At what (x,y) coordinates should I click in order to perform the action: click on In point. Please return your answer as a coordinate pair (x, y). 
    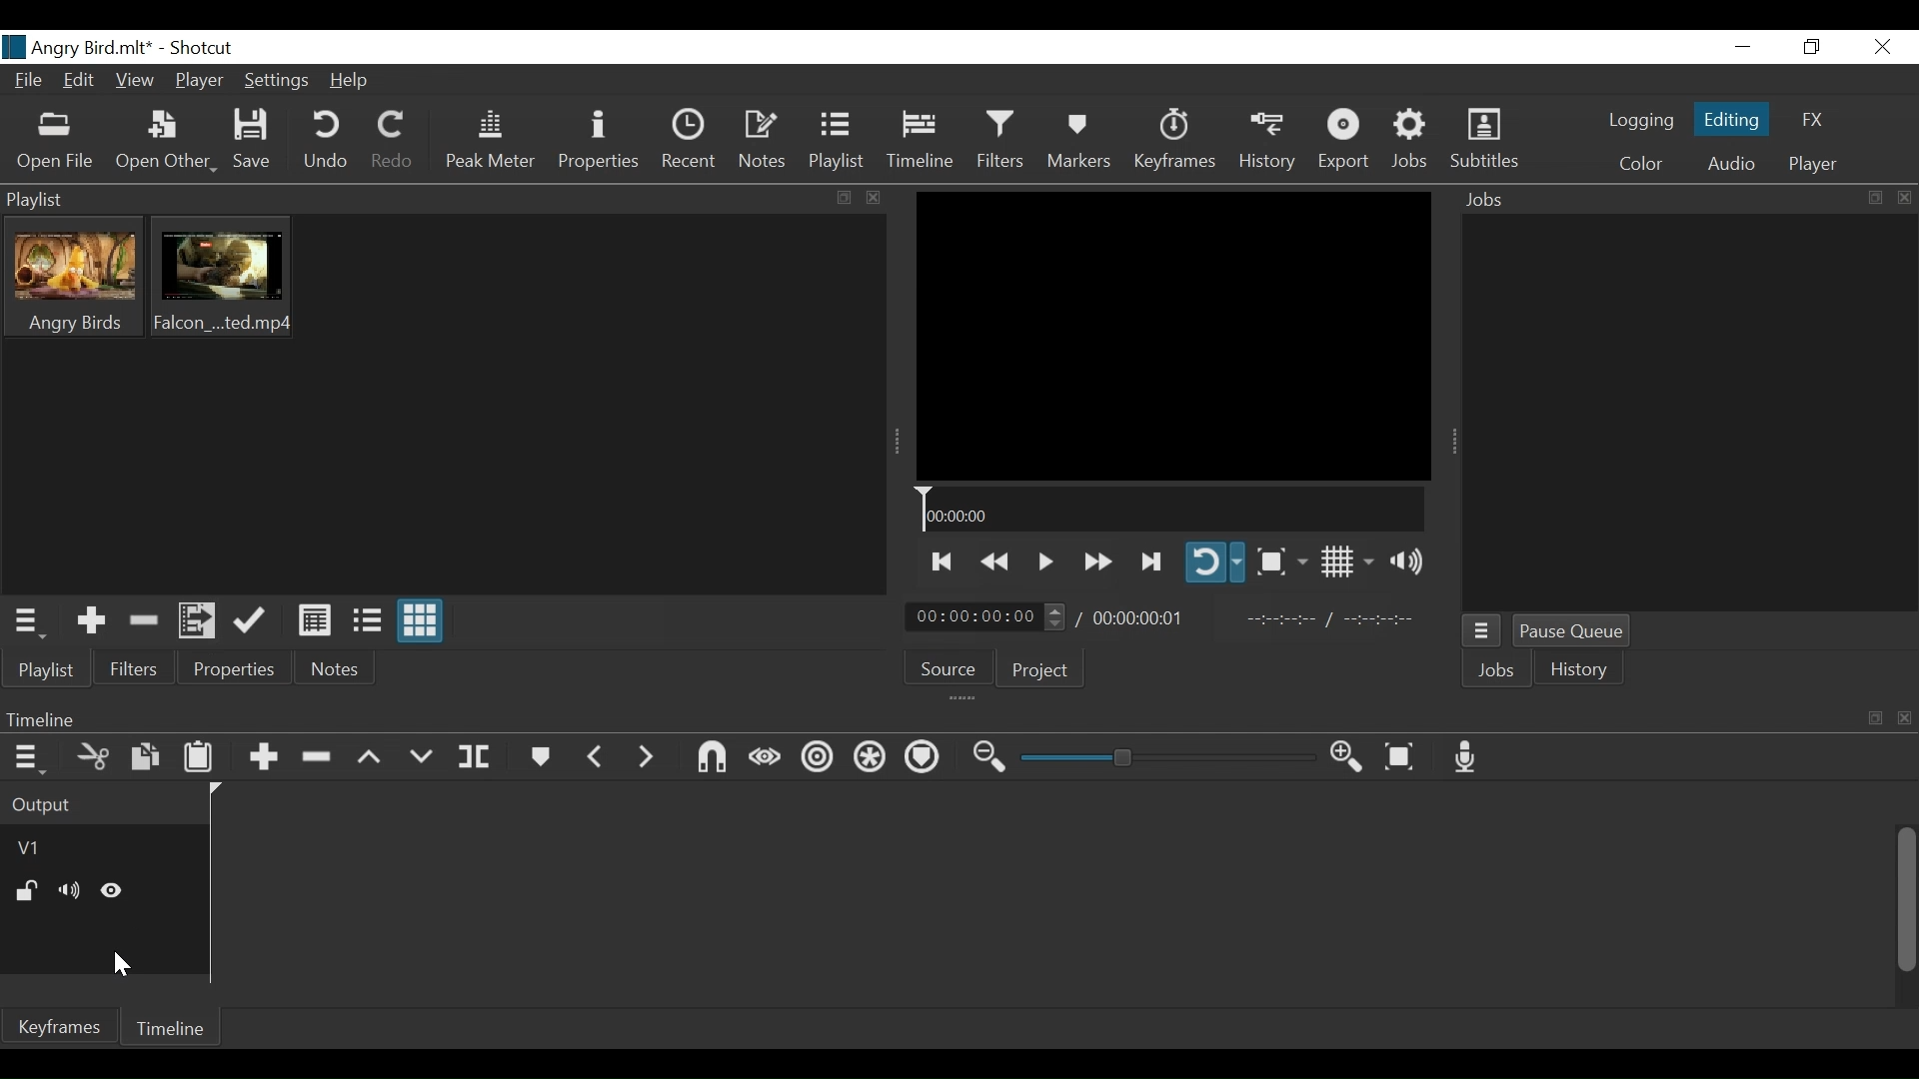
    Looking at the image, I should click on (1334, 618).